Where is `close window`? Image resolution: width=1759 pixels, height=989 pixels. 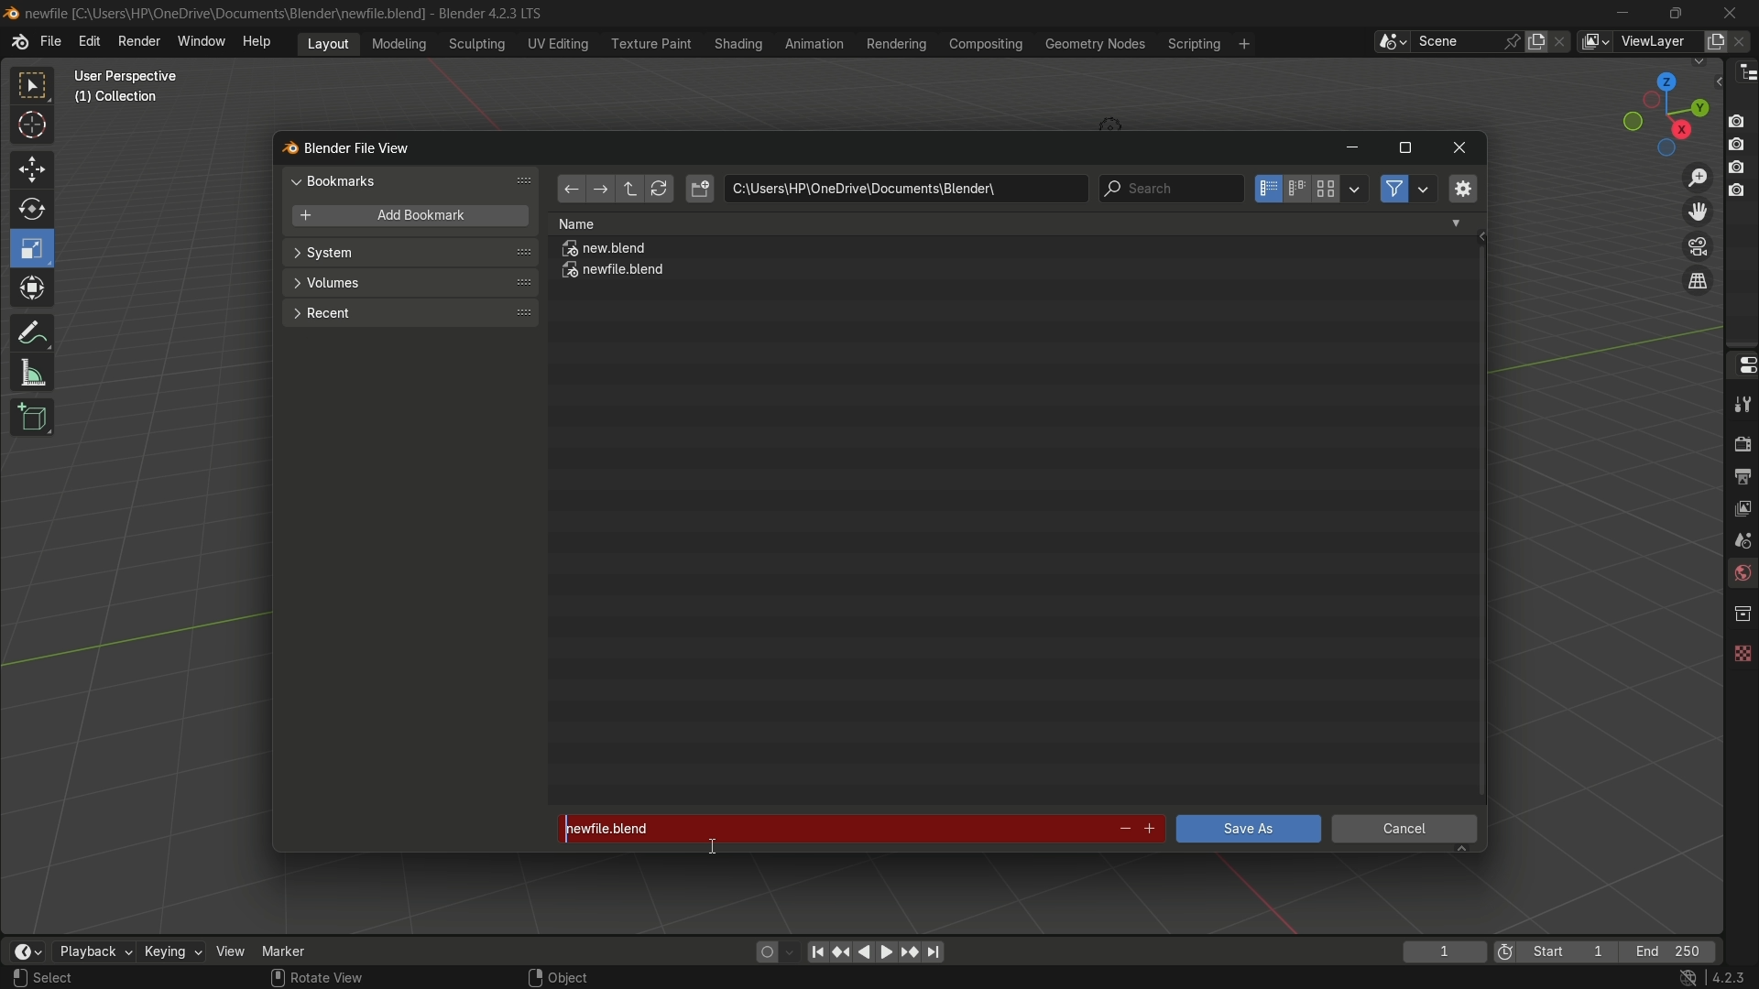
close window is located at coordinates (1460, 148).